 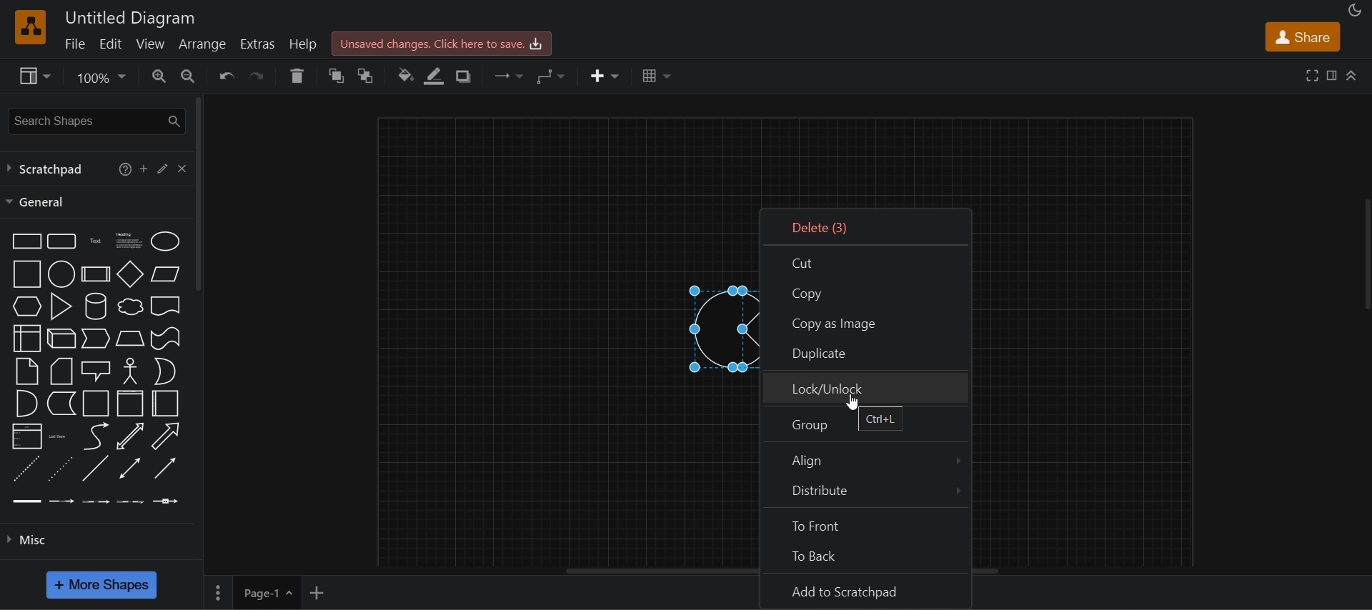 What do you see at coordinates (166, 469) in the screenshot?
I see `Directional connector` at bounding box center [166, 469].